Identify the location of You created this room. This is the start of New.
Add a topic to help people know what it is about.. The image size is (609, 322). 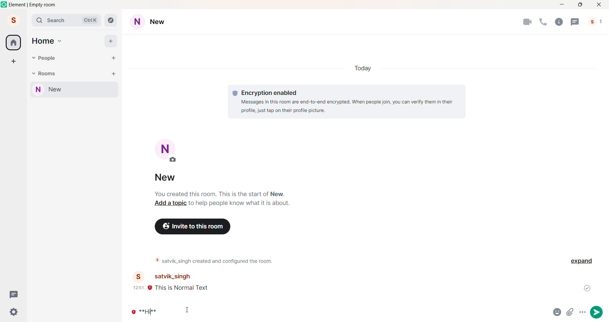
(222, 199).